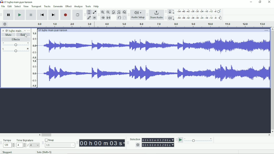  What do you see at coordinates (58, 6) in the screenshot?
I see `Generate` at bounding box center [58, 6].